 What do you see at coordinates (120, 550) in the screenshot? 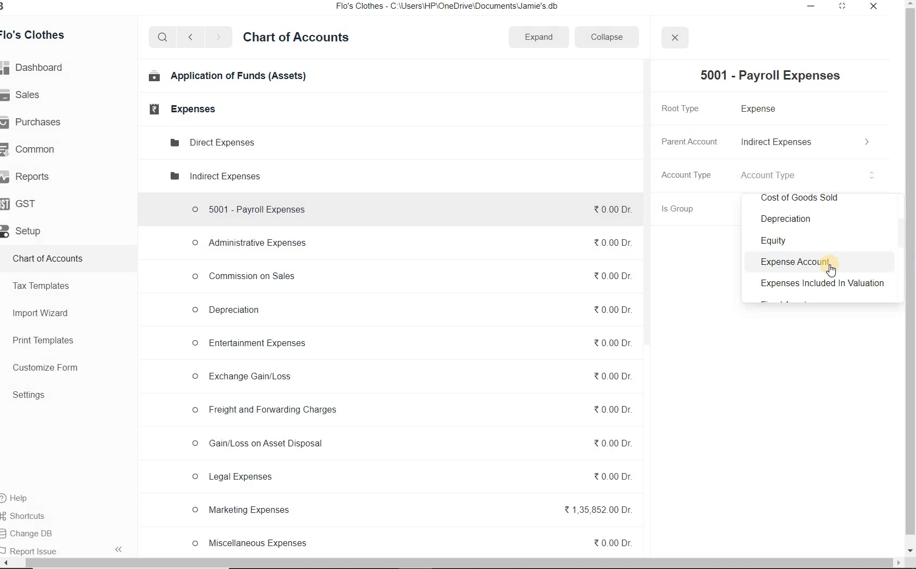
I see `hide` at bounding box center [120, 550].